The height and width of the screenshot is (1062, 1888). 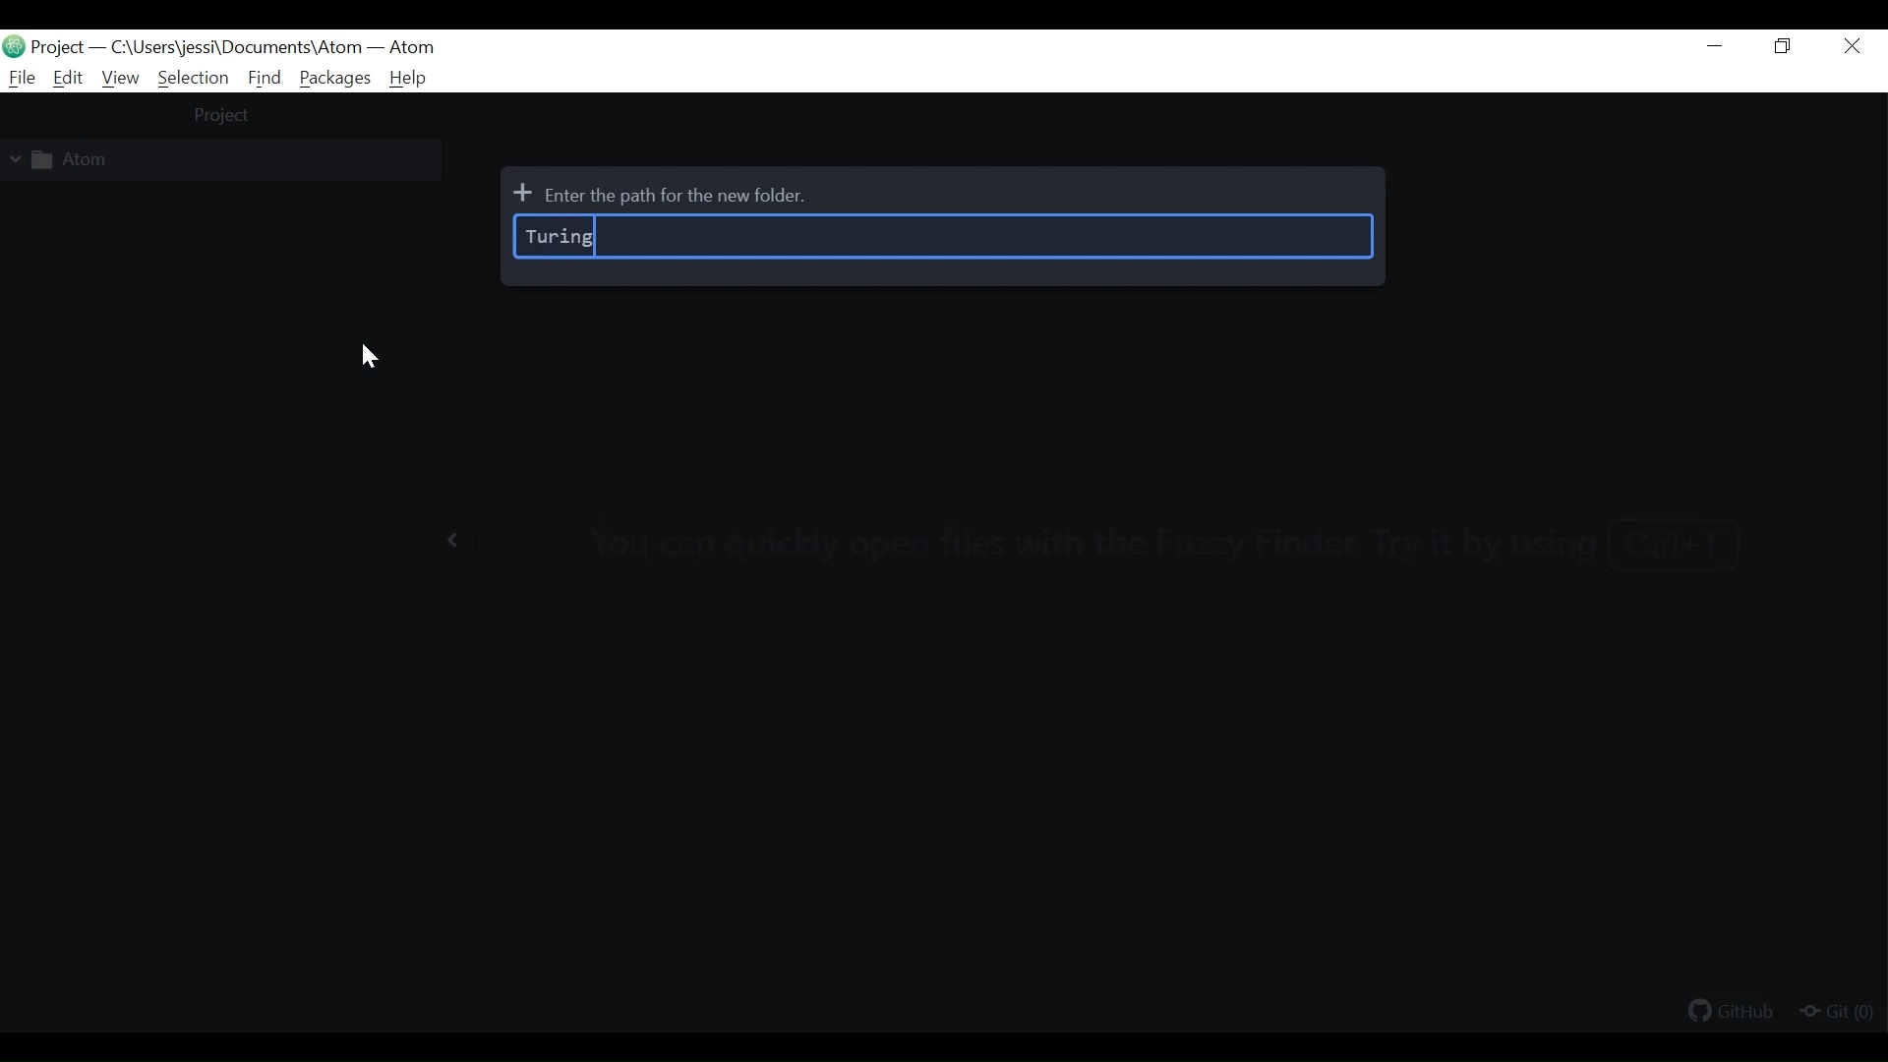 I want to click on you can quickly open files with the fuzzy finder. try it by using Ctrl+T, so click(x=1176, y=545).